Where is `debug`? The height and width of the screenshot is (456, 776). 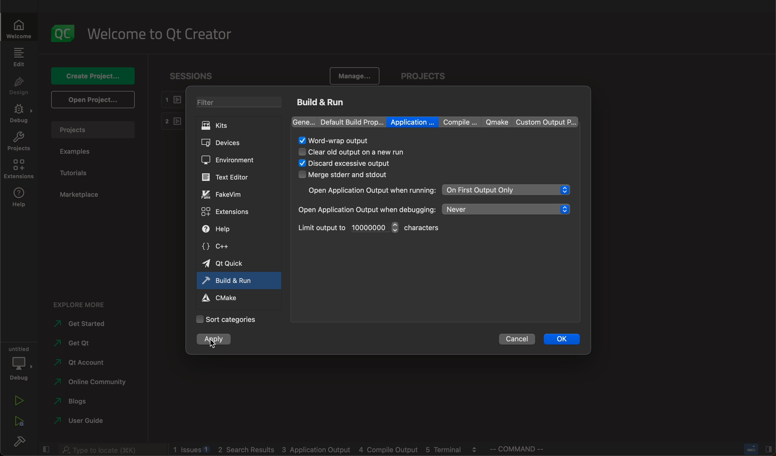
debug is located at coordinates (19, 113).